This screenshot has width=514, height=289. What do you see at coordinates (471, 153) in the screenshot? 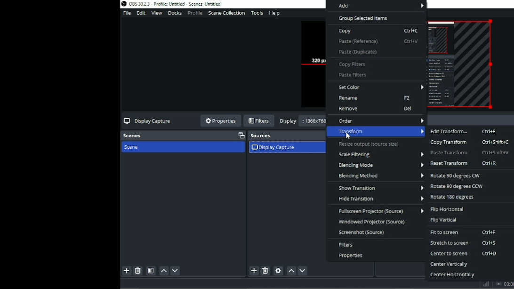
I see `Paste transform` at bounding box center [471, 153].